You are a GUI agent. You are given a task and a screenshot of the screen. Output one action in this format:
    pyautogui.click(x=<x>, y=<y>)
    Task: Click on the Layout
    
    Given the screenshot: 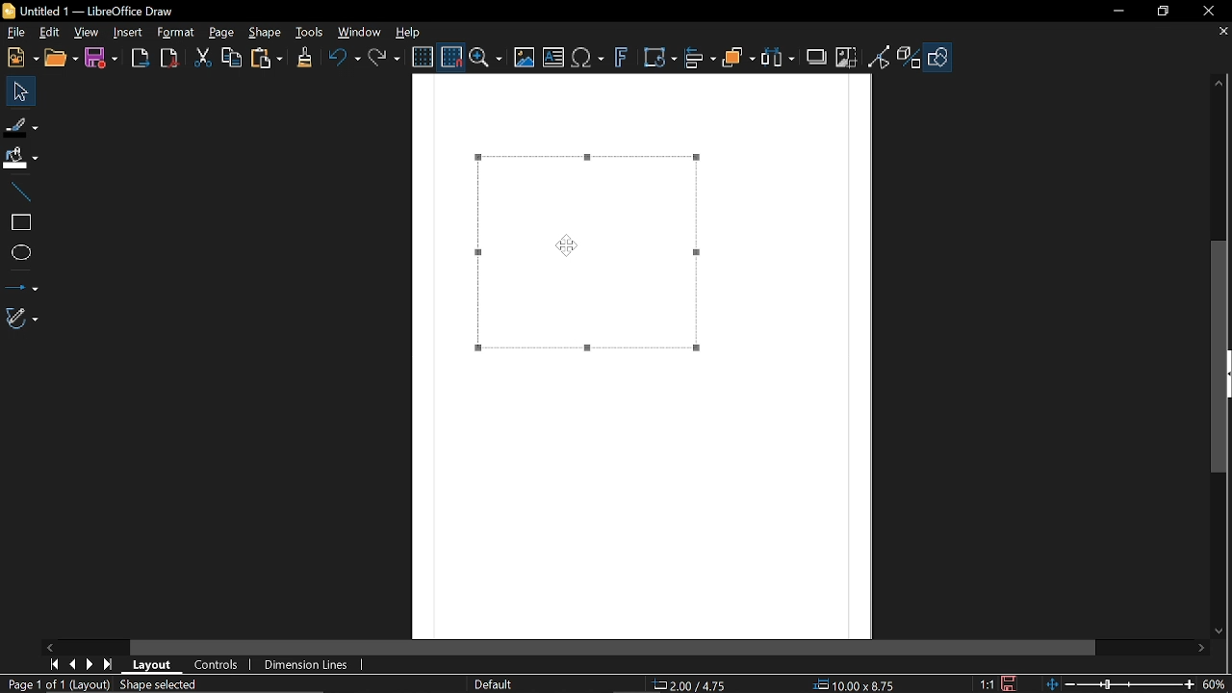 What is the action you would take?
    pyautogui.click(x=156, y=665)
    